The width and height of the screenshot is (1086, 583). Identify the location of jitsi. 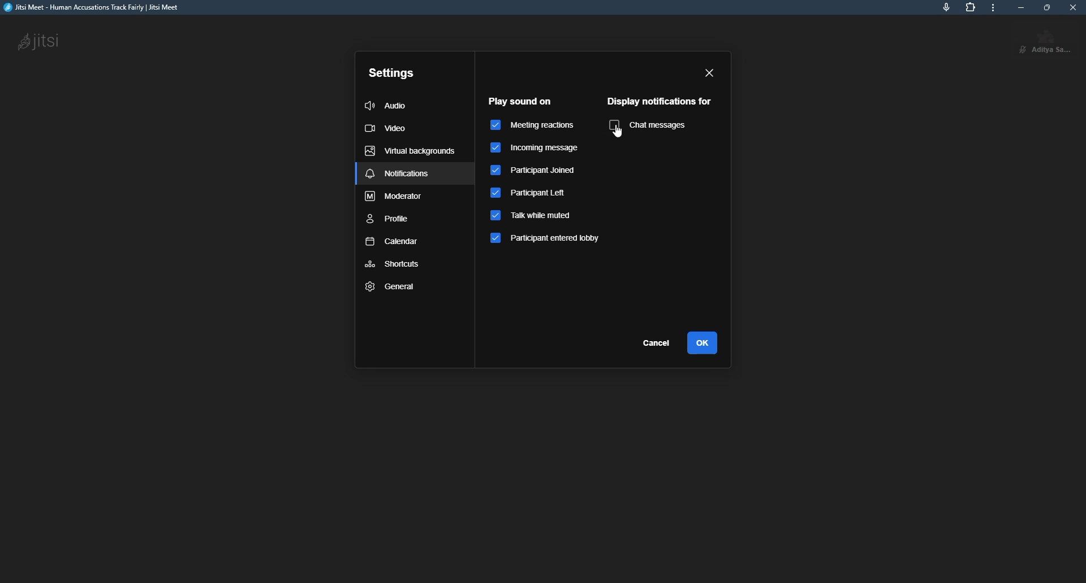
(41, 42).